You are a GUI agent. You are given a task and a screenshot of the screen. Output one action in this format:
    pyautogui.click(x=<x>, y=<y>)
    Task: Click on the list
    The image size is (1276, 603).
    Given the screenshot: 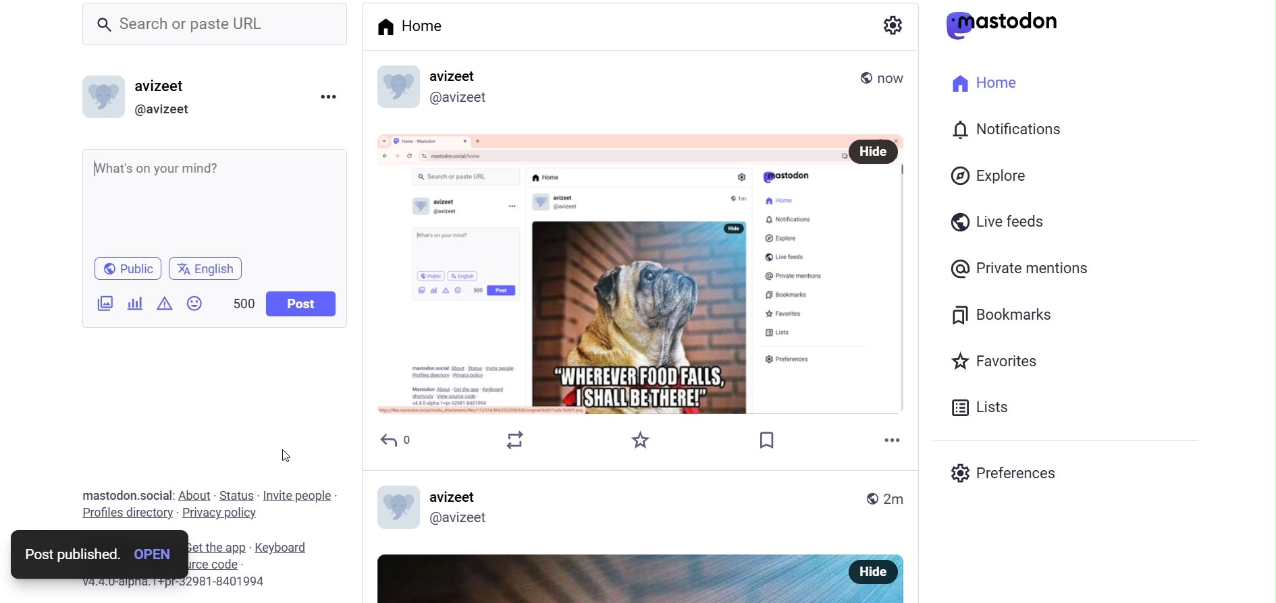 What is the action you would take?
    pyautogui.click(x=988, y=409)
    